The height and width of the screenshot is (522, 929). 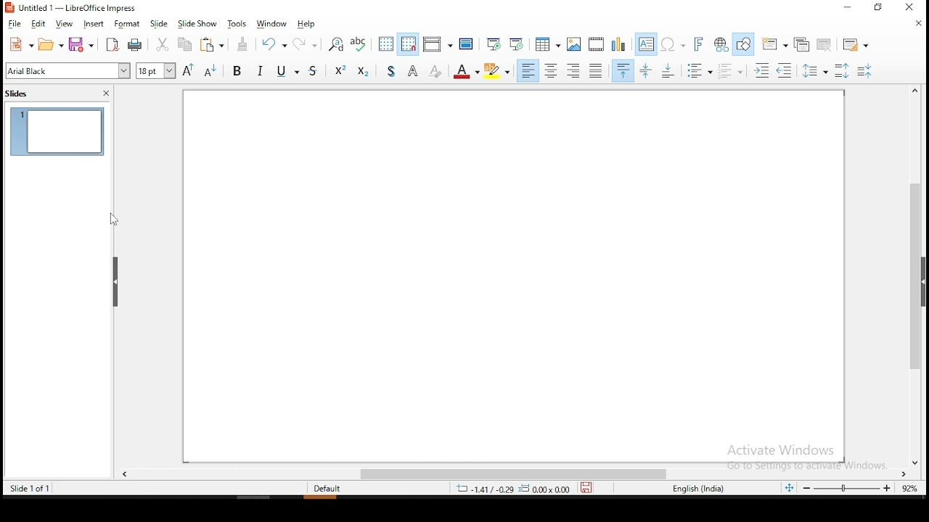 I want to click on insert special characters, so click(x=675, y=43).